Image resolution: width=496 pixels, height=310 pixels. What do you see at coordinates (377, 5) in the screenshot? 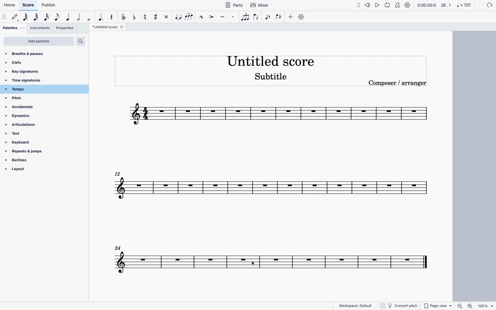
I see `play` at bounding box center [377, 5].